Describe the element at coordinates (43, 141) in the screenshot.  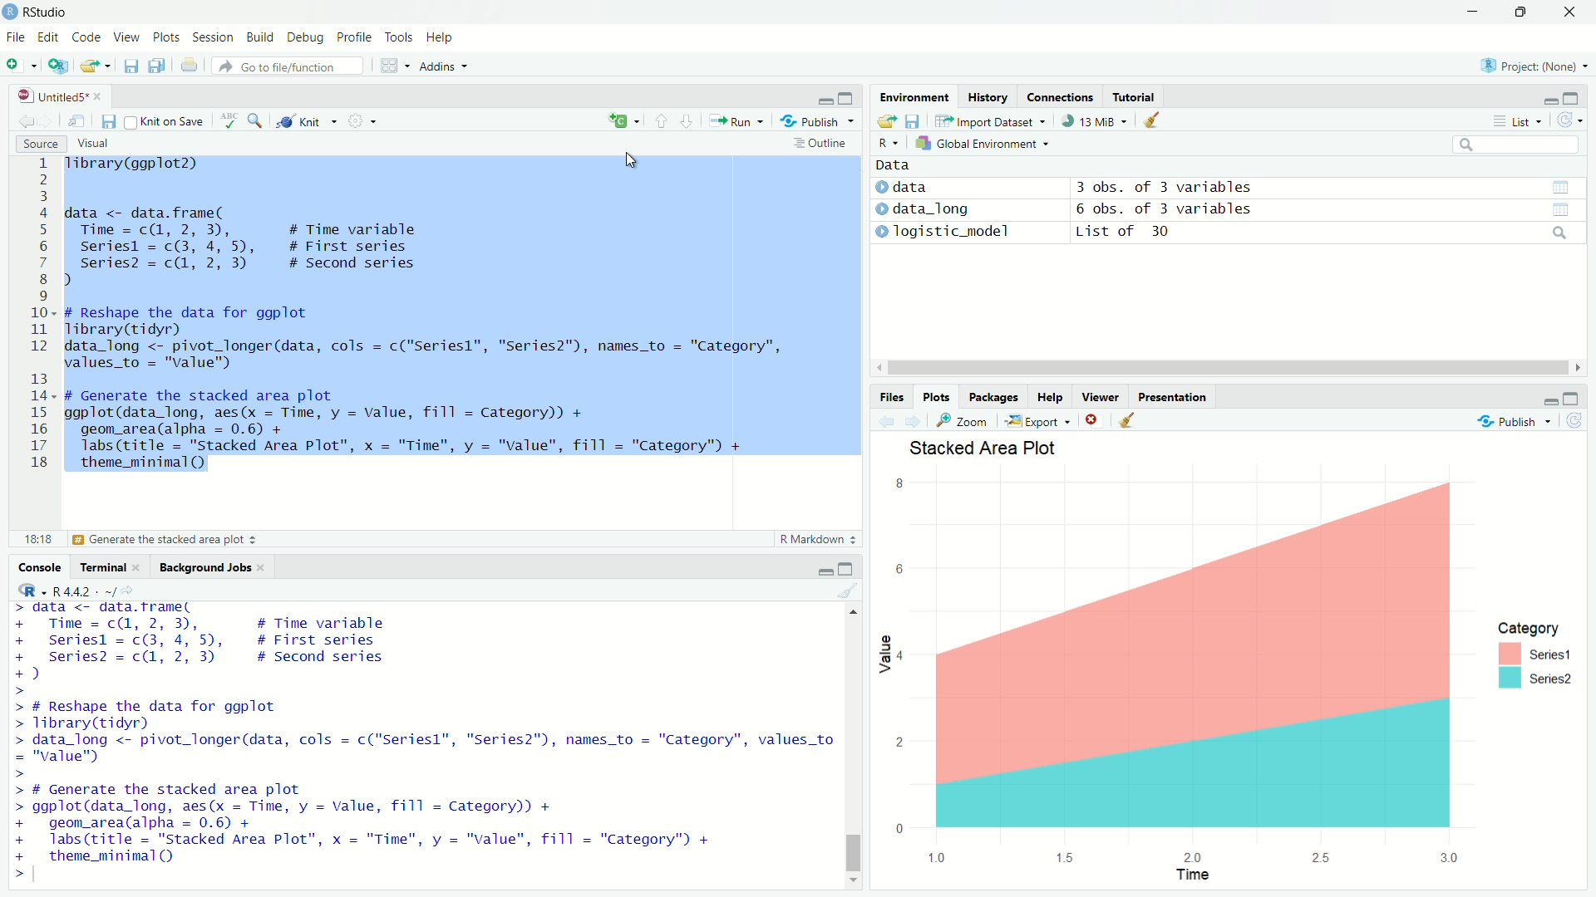
I see `Source` at that location.